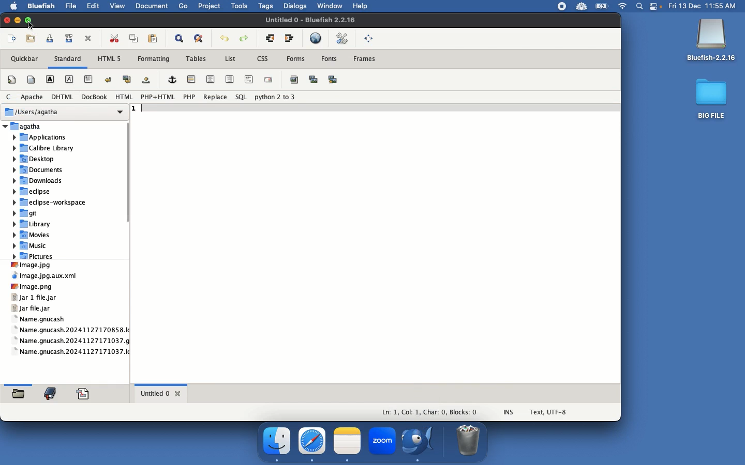 The image size is (745, 465). Describe the element at coordinates (52, 203) in the screenshot. I see `eclipse workspace` at that location.